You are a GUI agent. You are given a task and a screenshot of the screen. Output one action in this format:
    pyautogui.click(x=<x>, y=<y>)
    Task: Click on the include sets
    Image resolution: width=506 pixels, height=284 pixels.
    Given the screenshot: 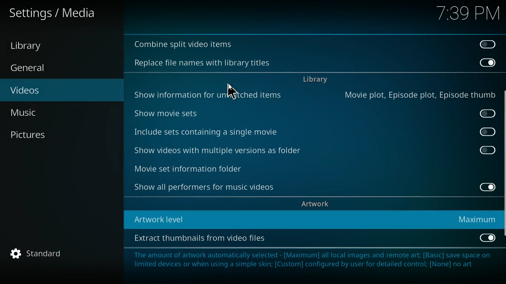 What is the action you would take?
    pyautogui.click(x=221, y=133)
    